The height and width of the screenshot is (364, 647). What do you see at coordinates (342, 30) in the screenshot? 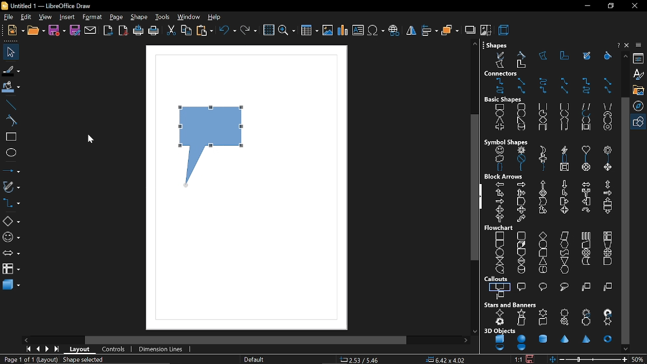
I see `insert chart` at bounding box center [342, 30].